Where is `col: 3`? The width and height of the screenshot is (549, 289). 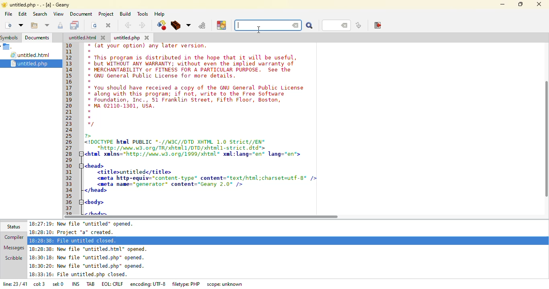
col: 3 is located at coordinates (39, 285).